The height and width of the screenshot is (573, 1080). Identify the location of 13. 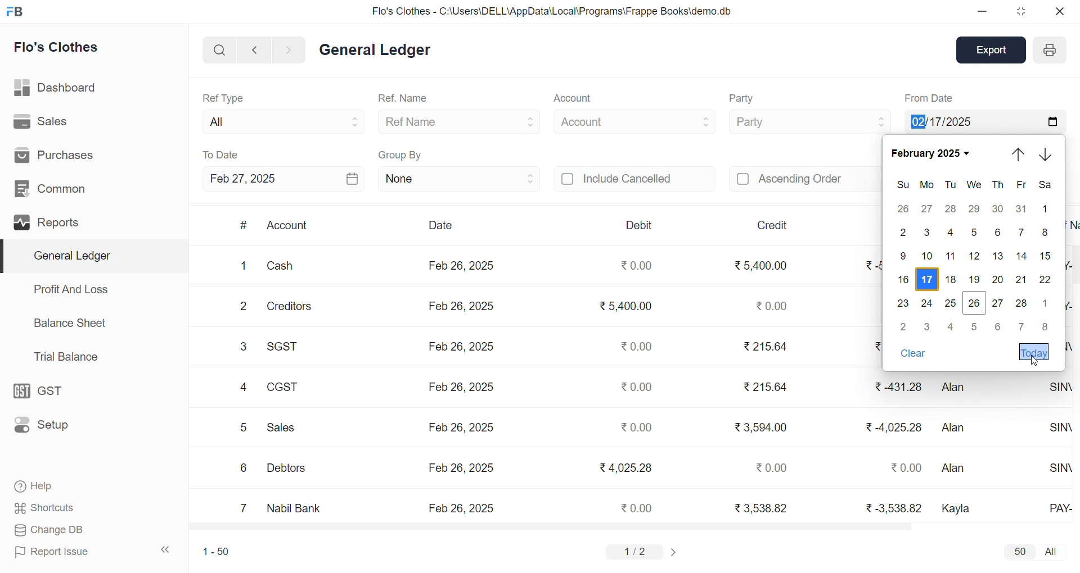
(998, 256).